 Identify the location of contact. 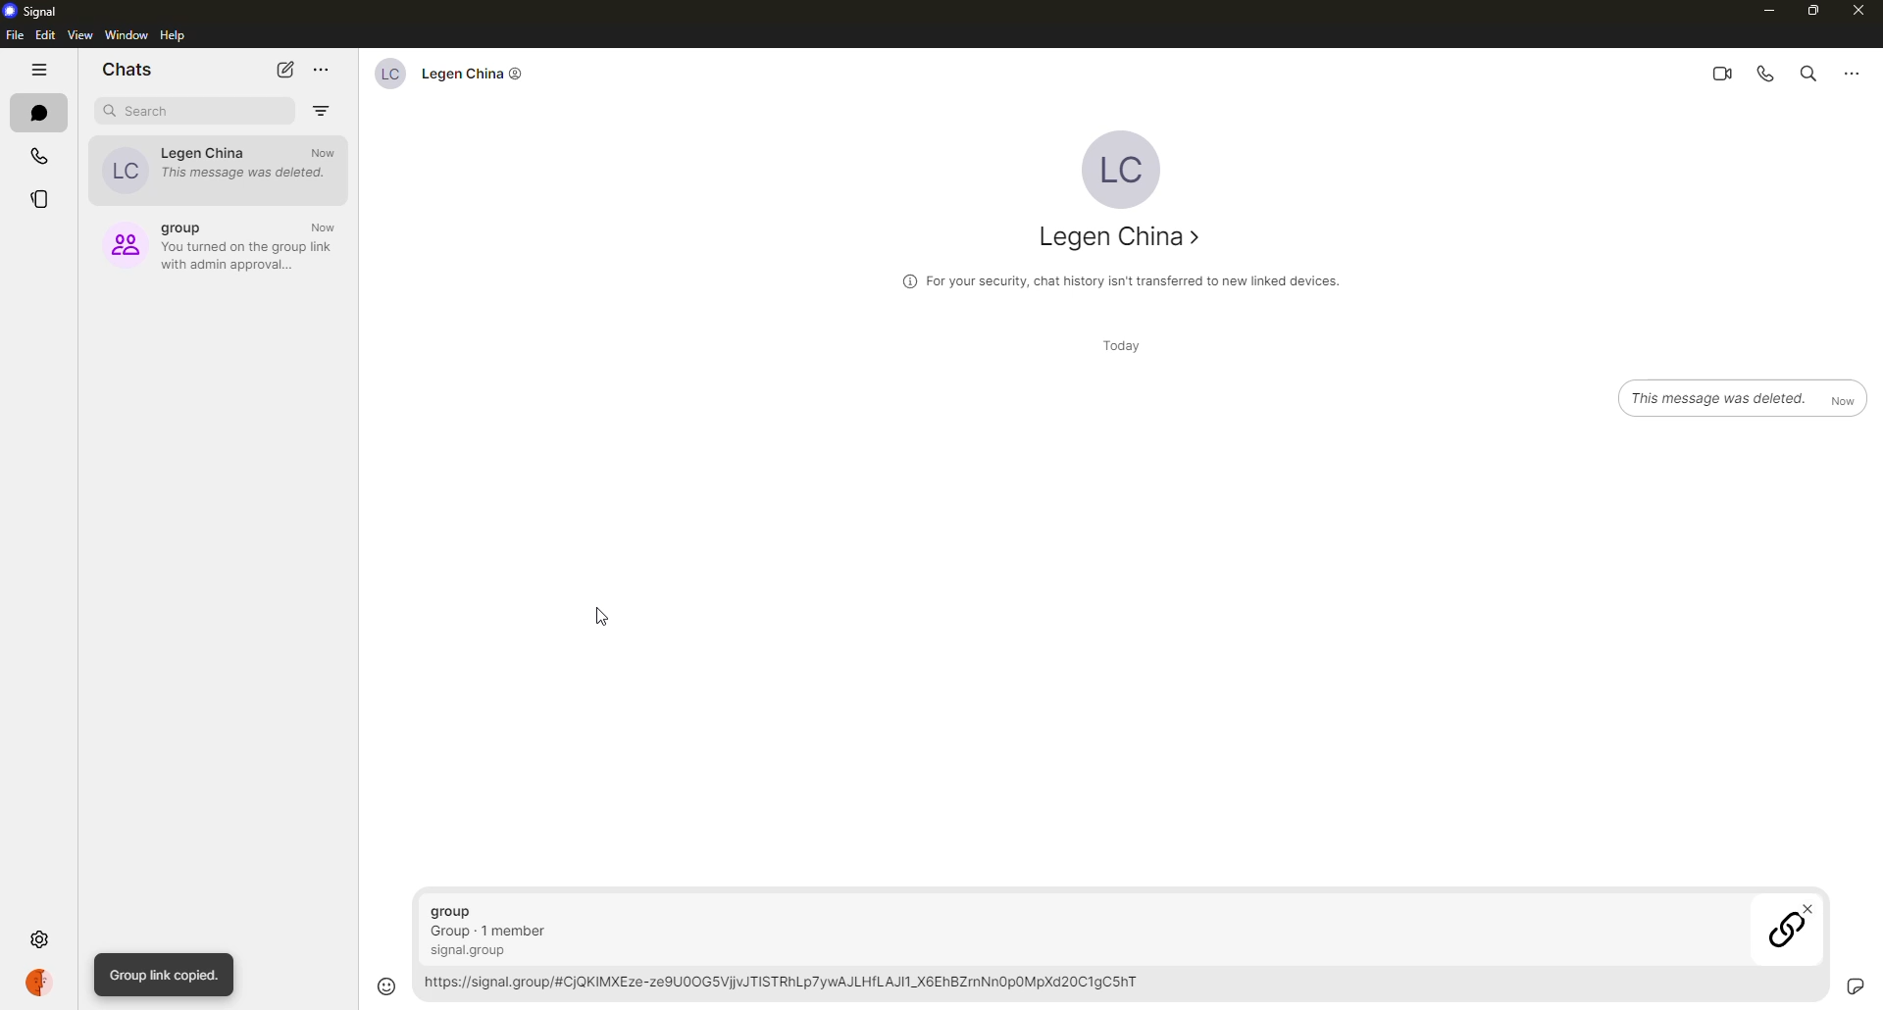
(215, 167).